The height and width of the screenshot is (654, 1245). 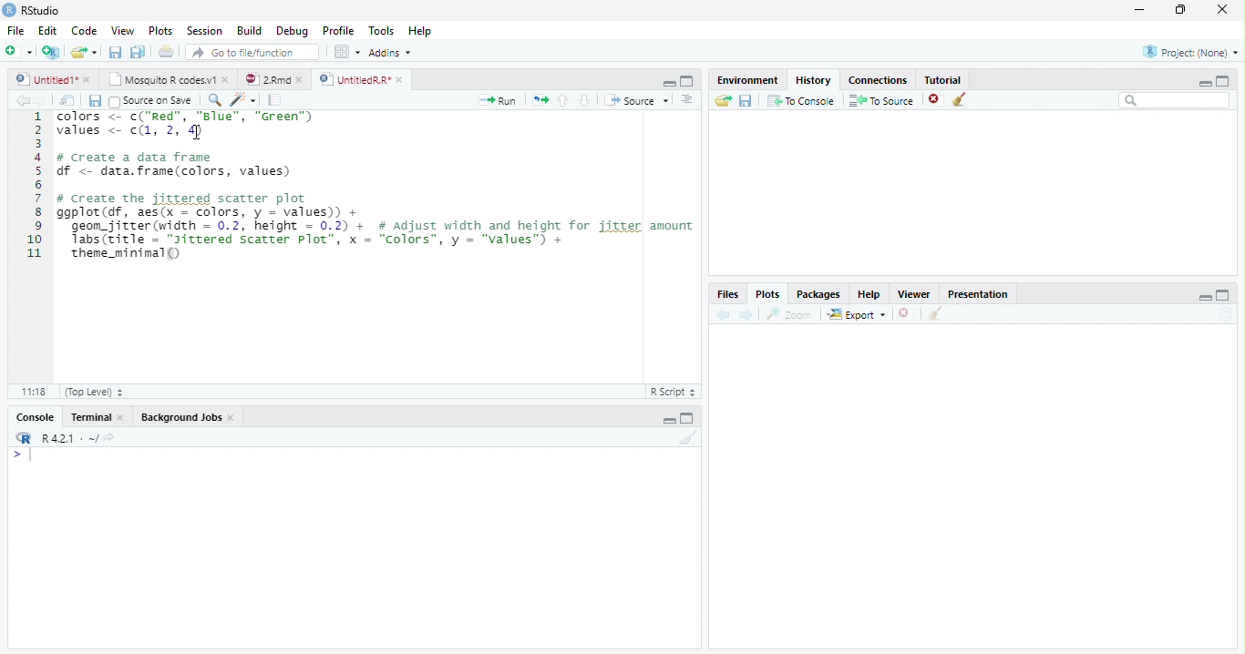 What do you see at coordinates (161, 30) in the screenshot?
I see `Plots` at bounding box center [161, 30].